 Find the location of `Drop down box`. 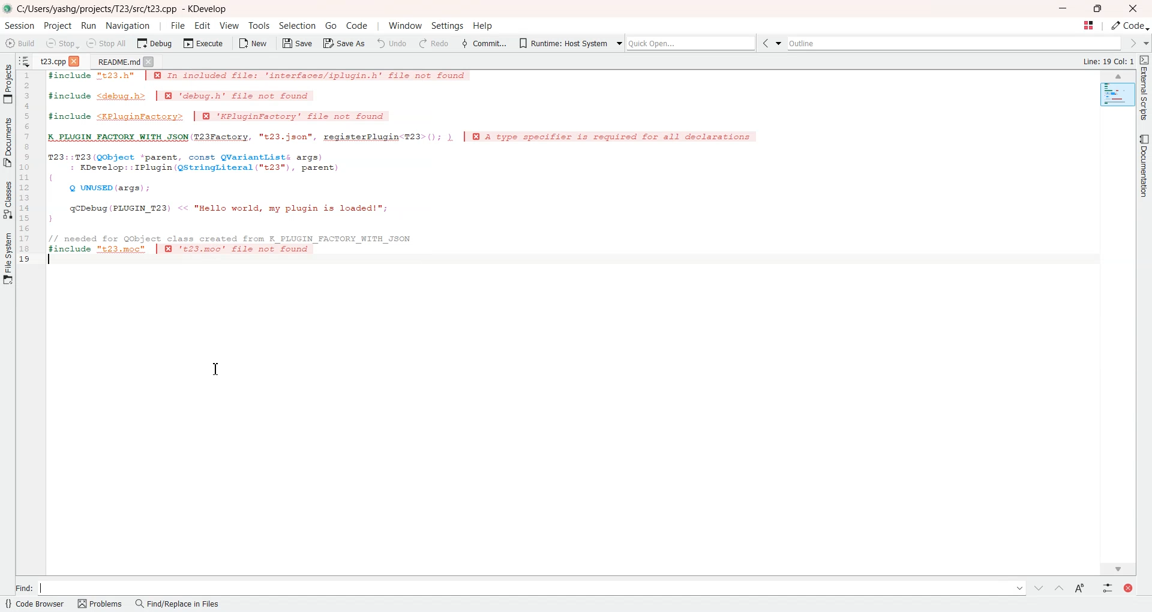

Drop down box is located at coordinates (1145, 43).